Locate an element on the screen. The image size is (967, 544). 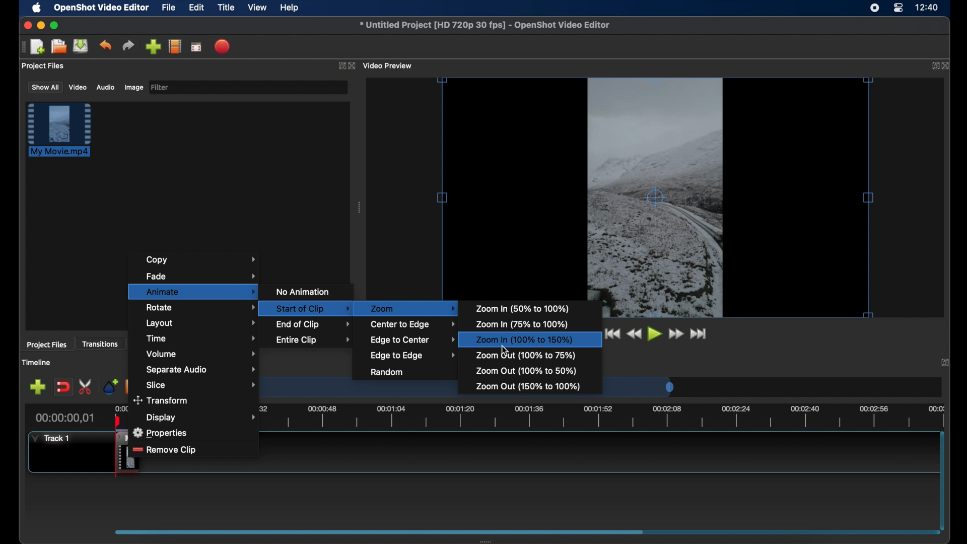
close is located at coordinates (26, 25).